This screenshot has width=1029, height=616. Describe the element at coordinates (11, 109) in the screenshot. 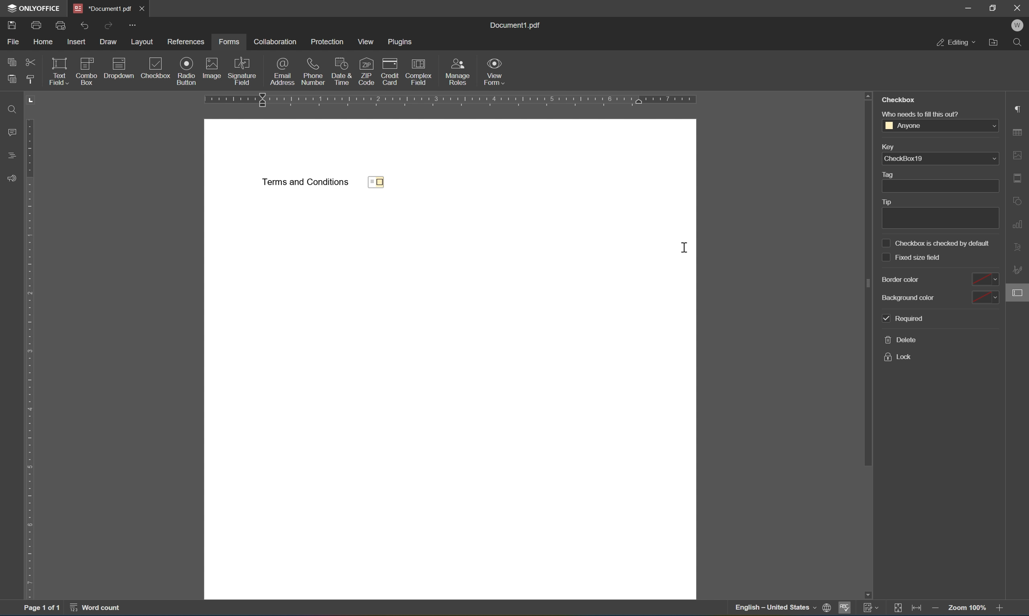

I see `find` at that location.